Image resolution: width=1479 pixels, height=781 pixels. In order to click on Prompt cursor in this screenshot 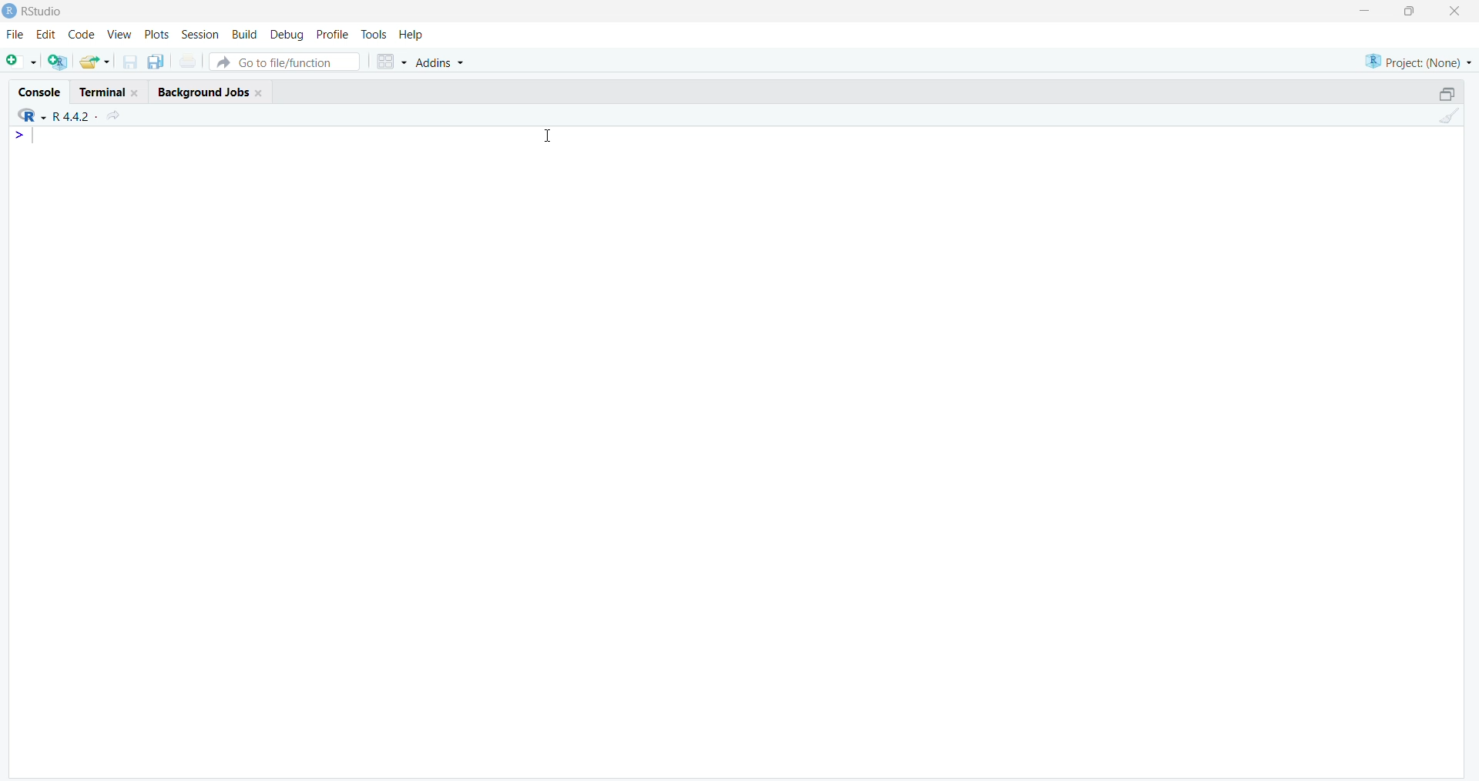, I will do `click(24, 138)`.